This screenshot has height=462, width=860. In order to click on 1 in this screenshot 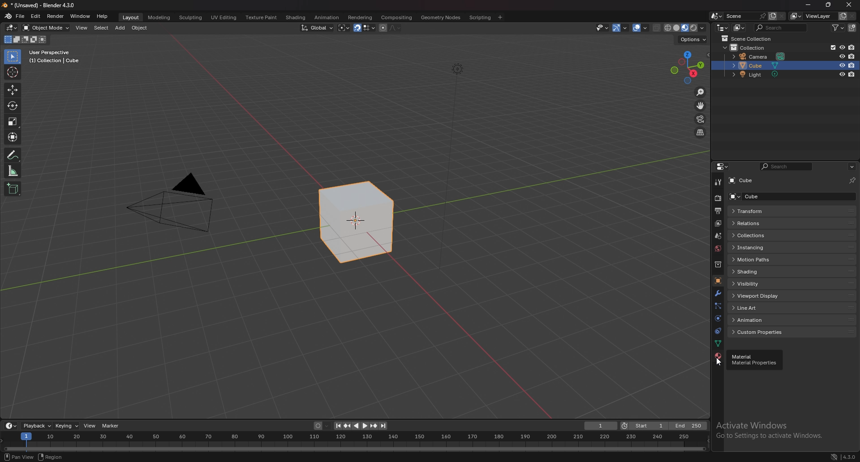, I will do `click(601, 426)`.